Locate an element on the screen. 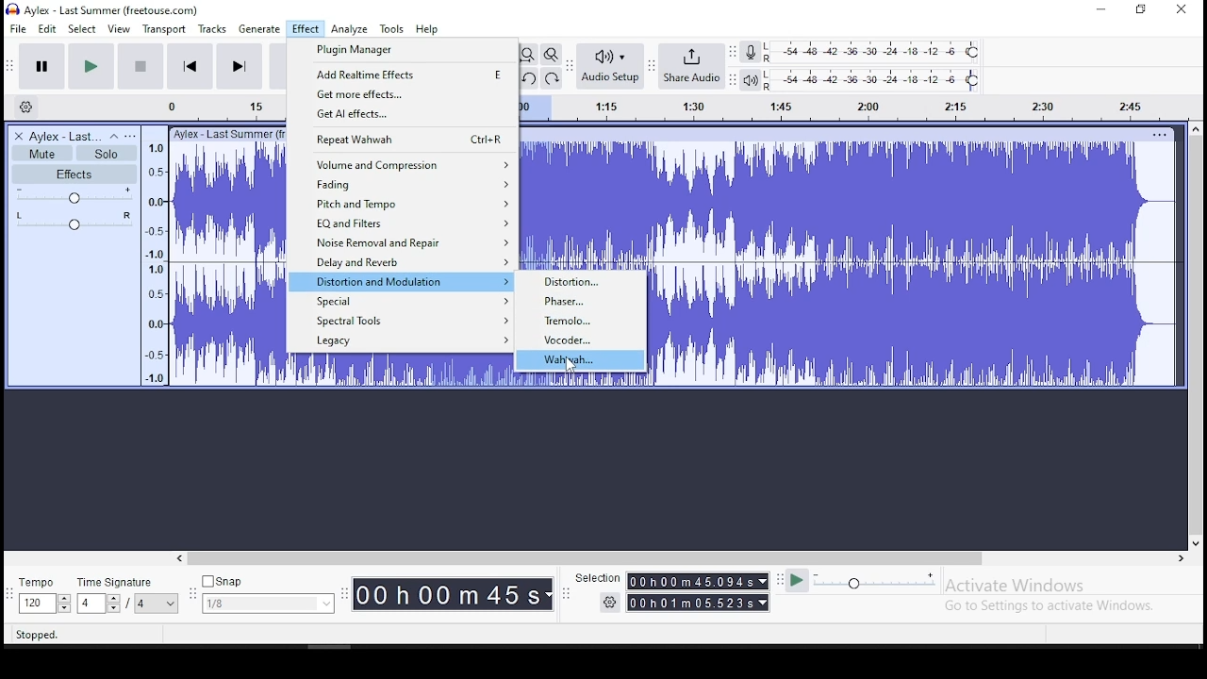  fading is located at coordinates (401, 184).